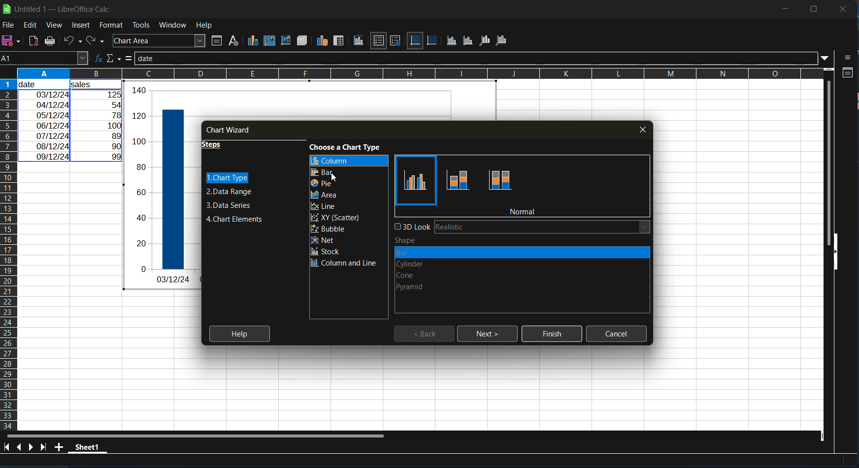  Describe the element at coordinates (323, 40) in the screenshot. I see `data range` at that location.